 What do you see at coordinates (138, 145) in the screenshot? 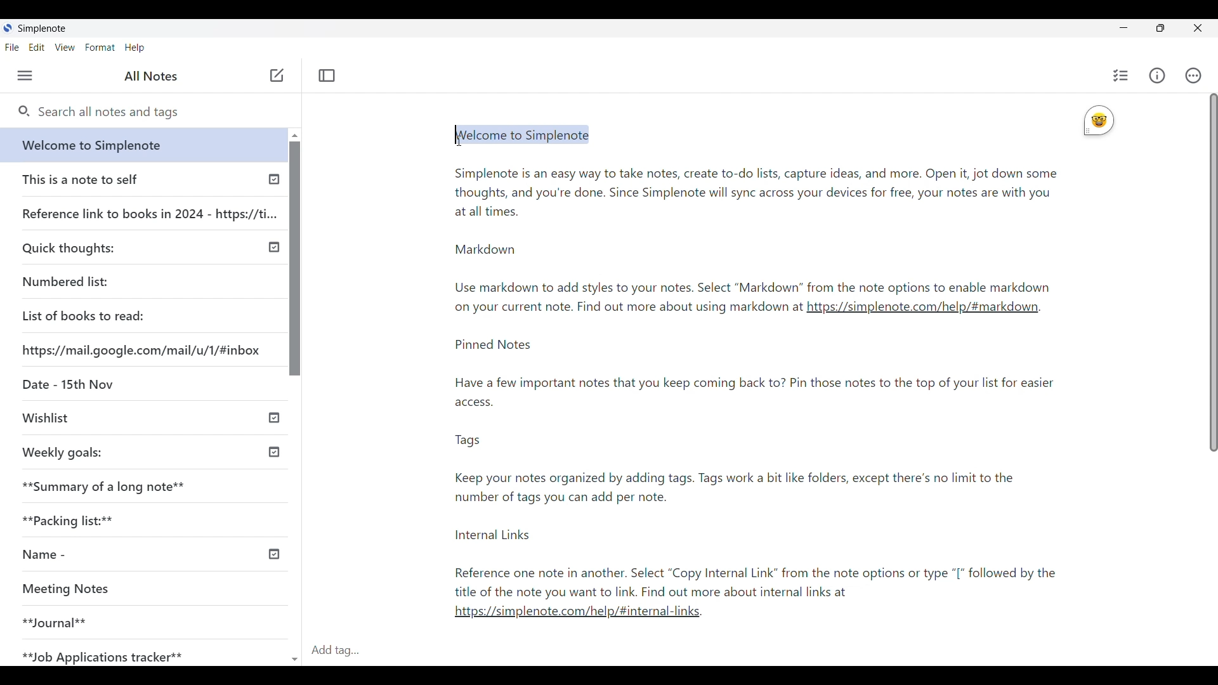
I see `Current note highlighted` at bounding box center [138, 145].